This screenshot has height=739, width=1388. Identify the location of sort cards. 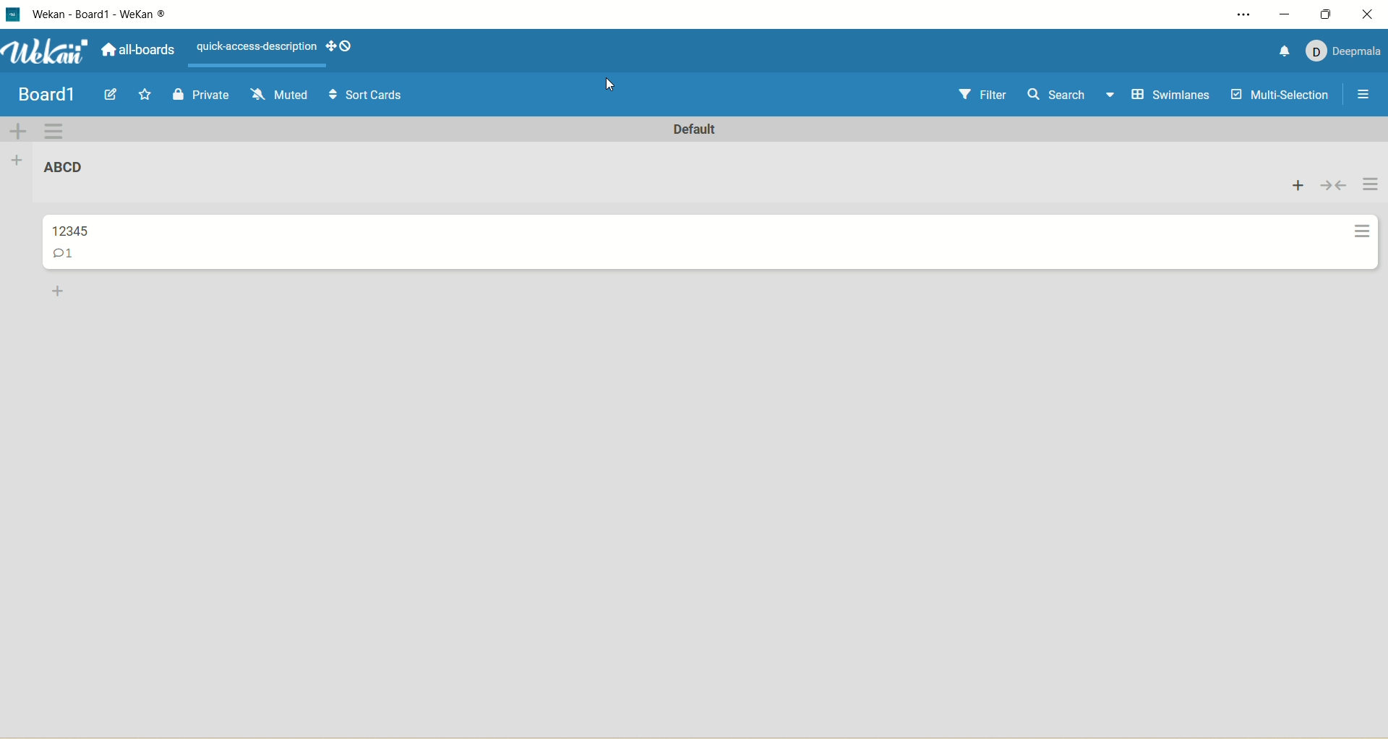
(367, 97).